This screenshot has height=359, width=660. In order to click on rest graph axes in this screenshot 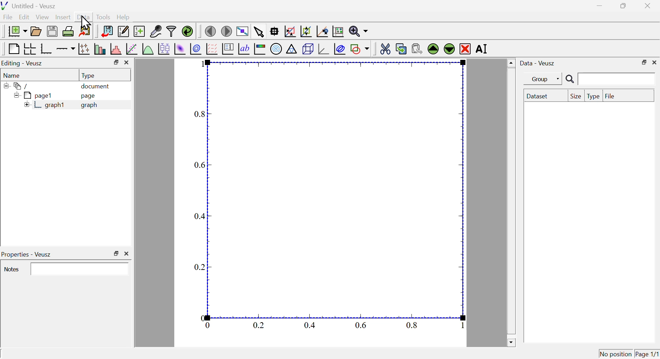, I will do `click(337, 32)`.